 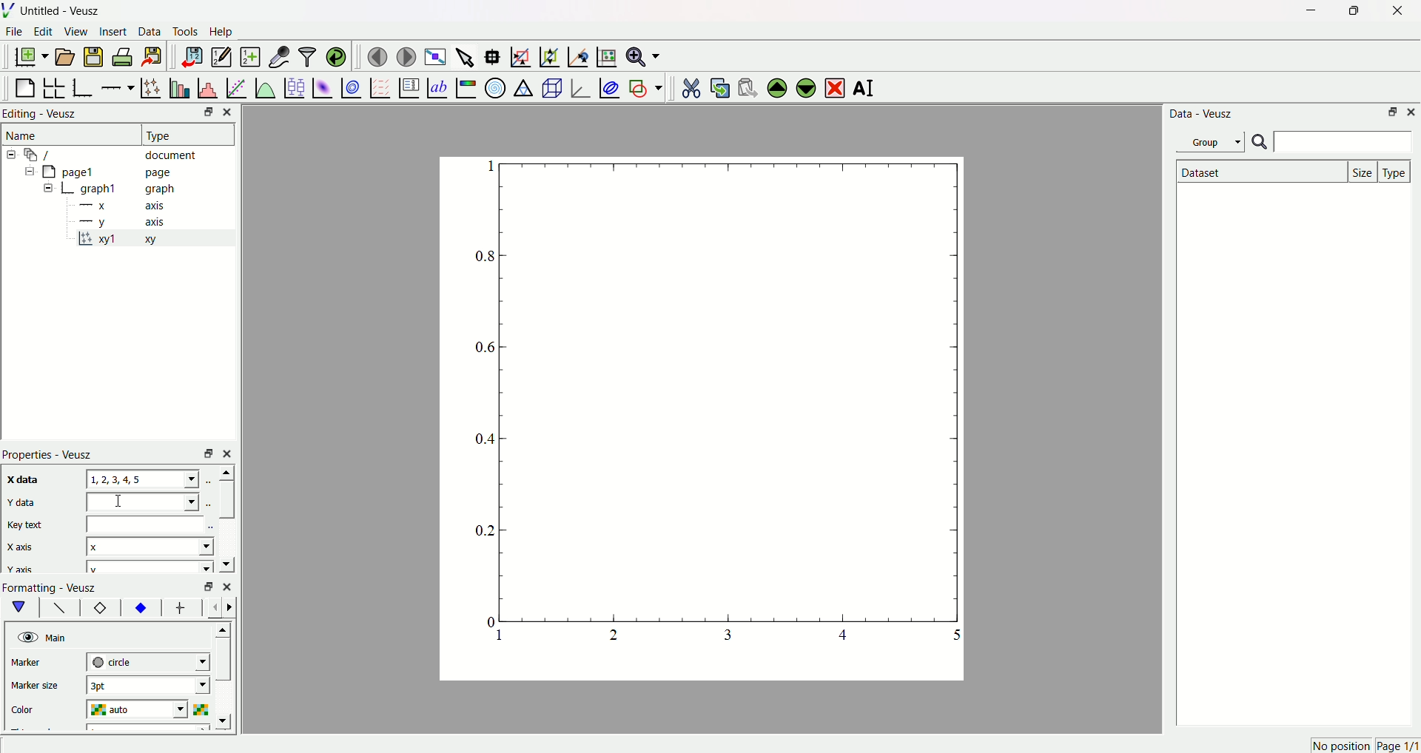 What do you see at coordinates (178, 86) in the screenshot?
I see `bar chart` at bounding box center [178, 86].